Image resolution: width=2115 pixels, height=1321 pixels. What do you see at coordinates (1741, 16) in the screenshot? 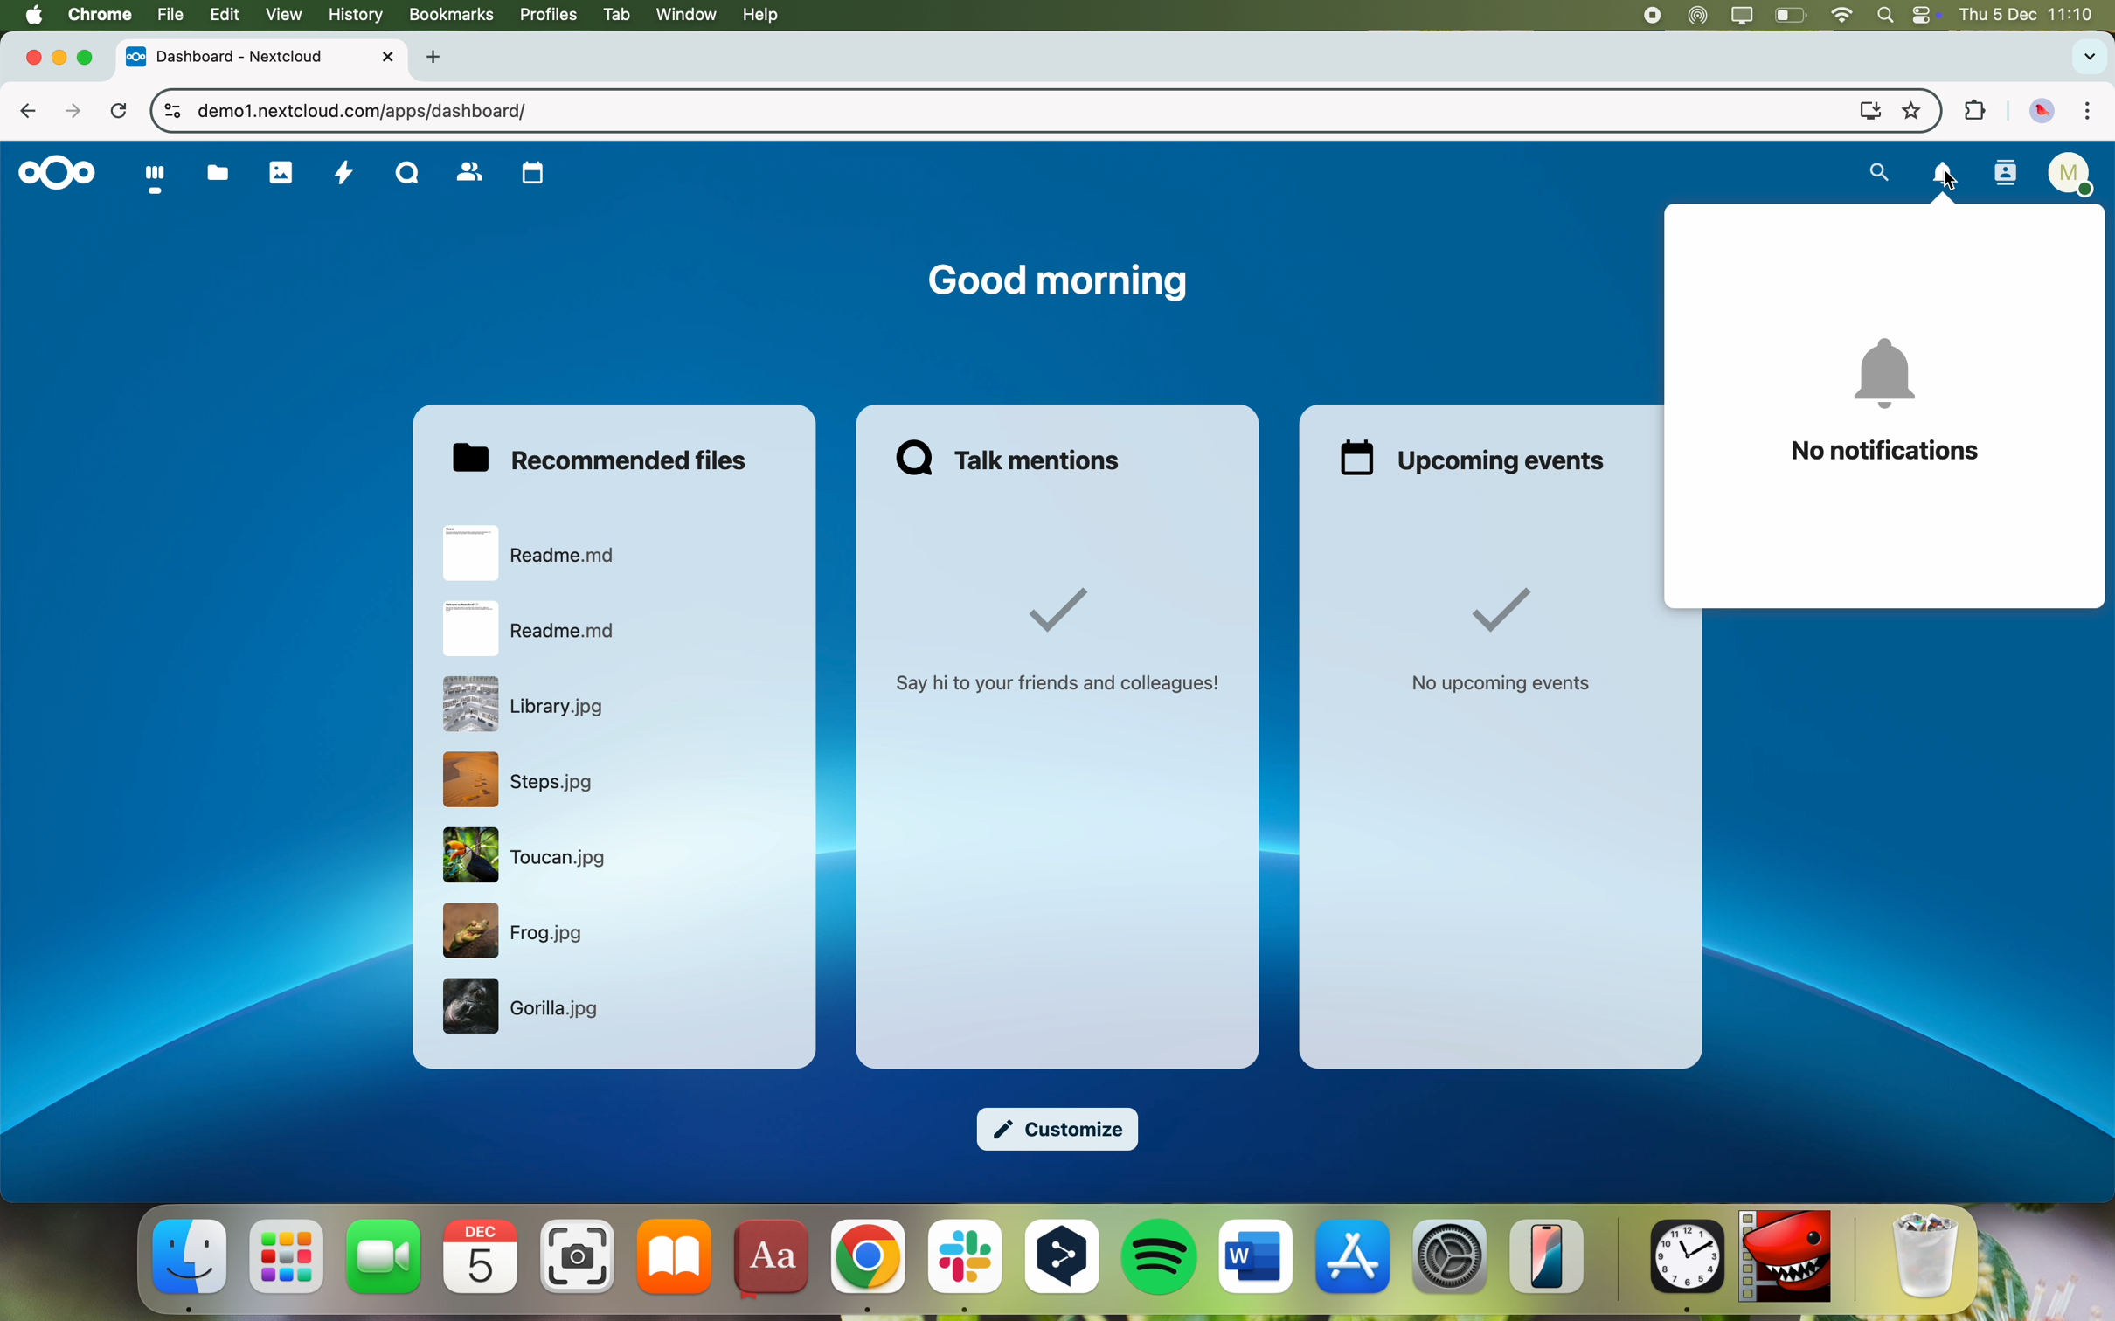
I see `screen` at bounding box center [1741, 16].